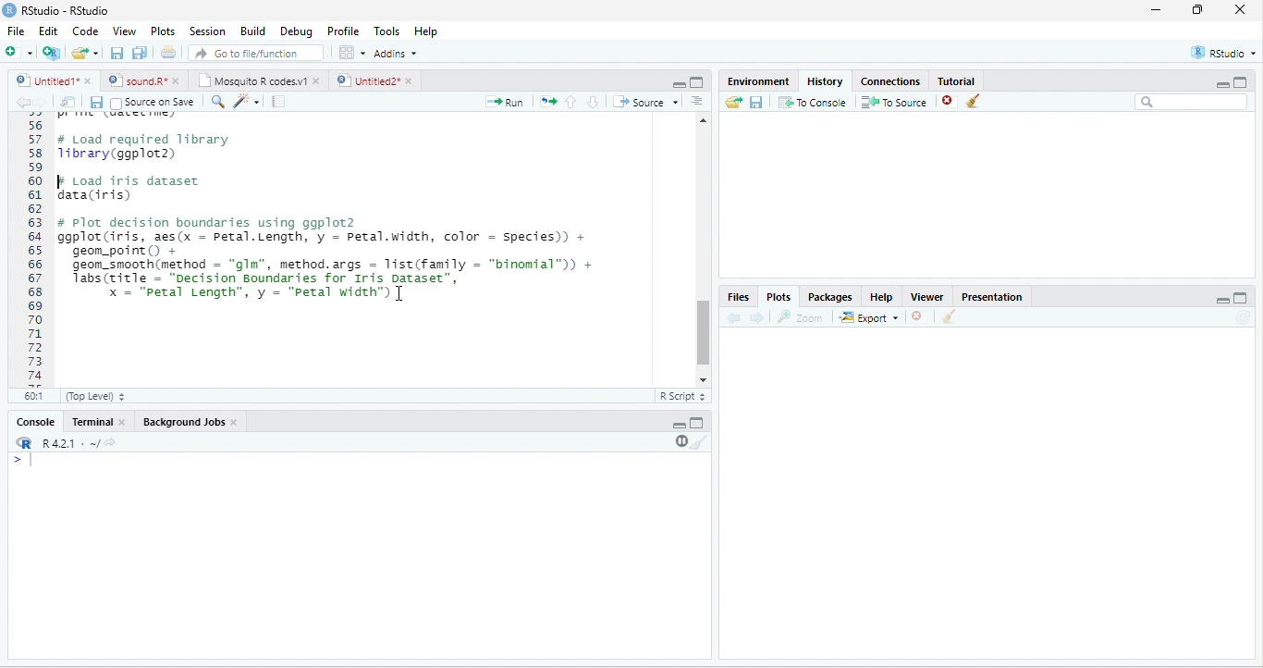 This screenshot has width=1263, height=668. I want to click on options, so click(697, 101).